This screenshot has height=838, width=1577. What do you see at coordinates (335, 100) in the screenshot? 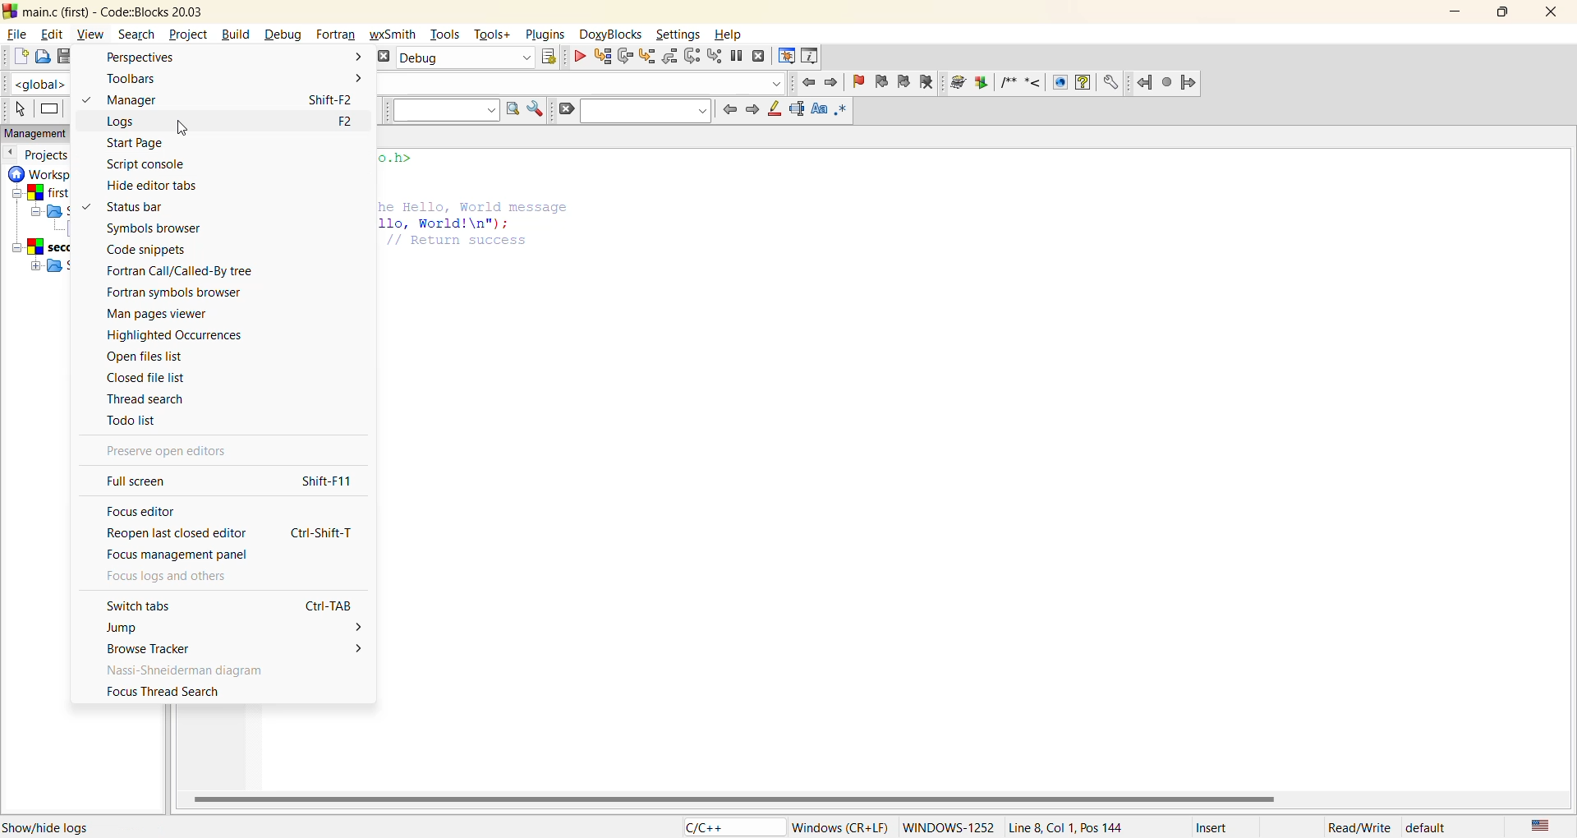
I see `Shift+F2` at bounding box center [335, 100].